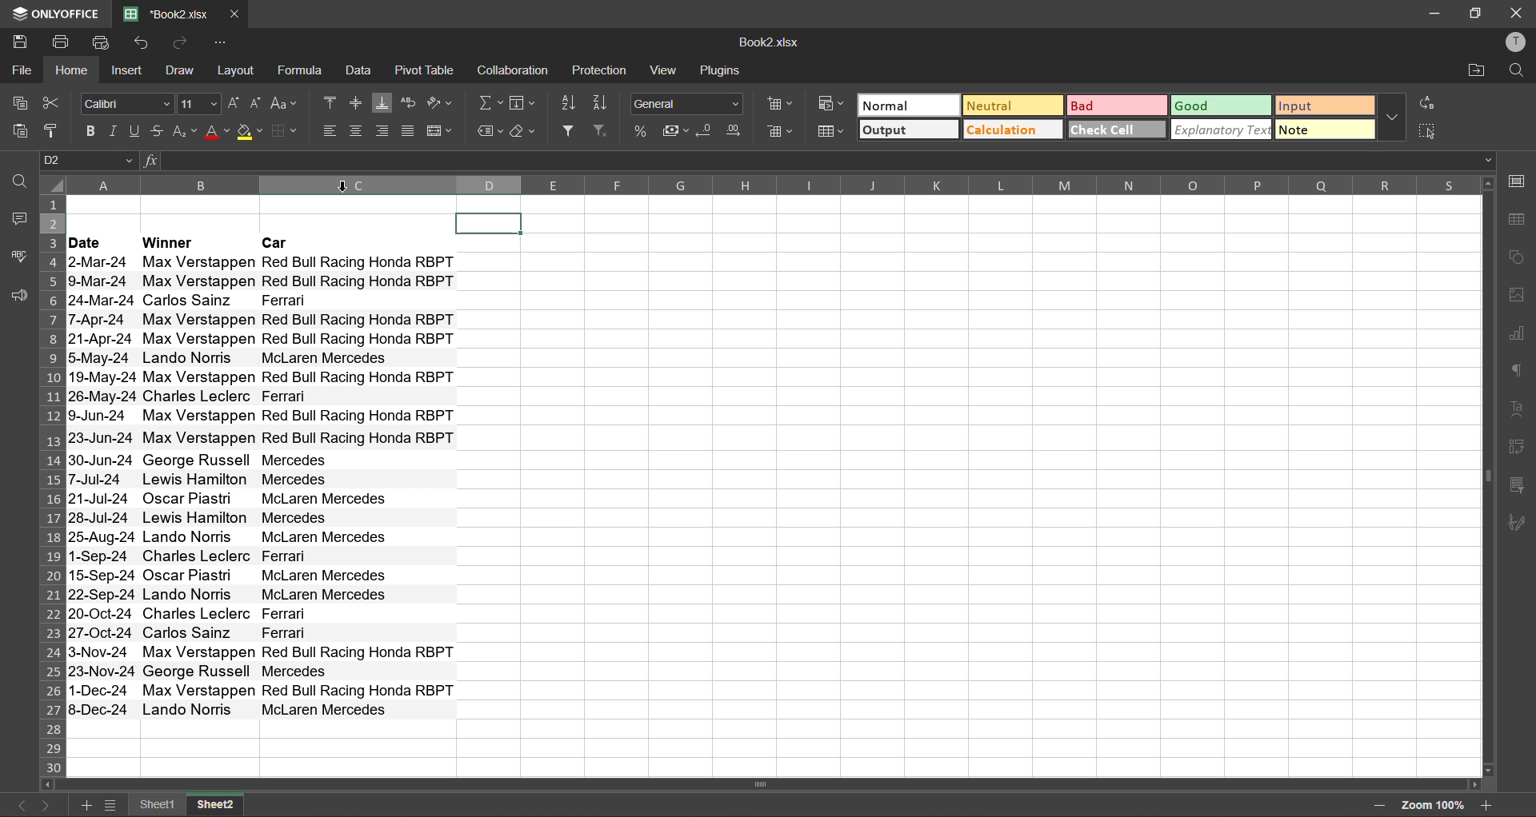  I want to click on redo, so click(187, 44).